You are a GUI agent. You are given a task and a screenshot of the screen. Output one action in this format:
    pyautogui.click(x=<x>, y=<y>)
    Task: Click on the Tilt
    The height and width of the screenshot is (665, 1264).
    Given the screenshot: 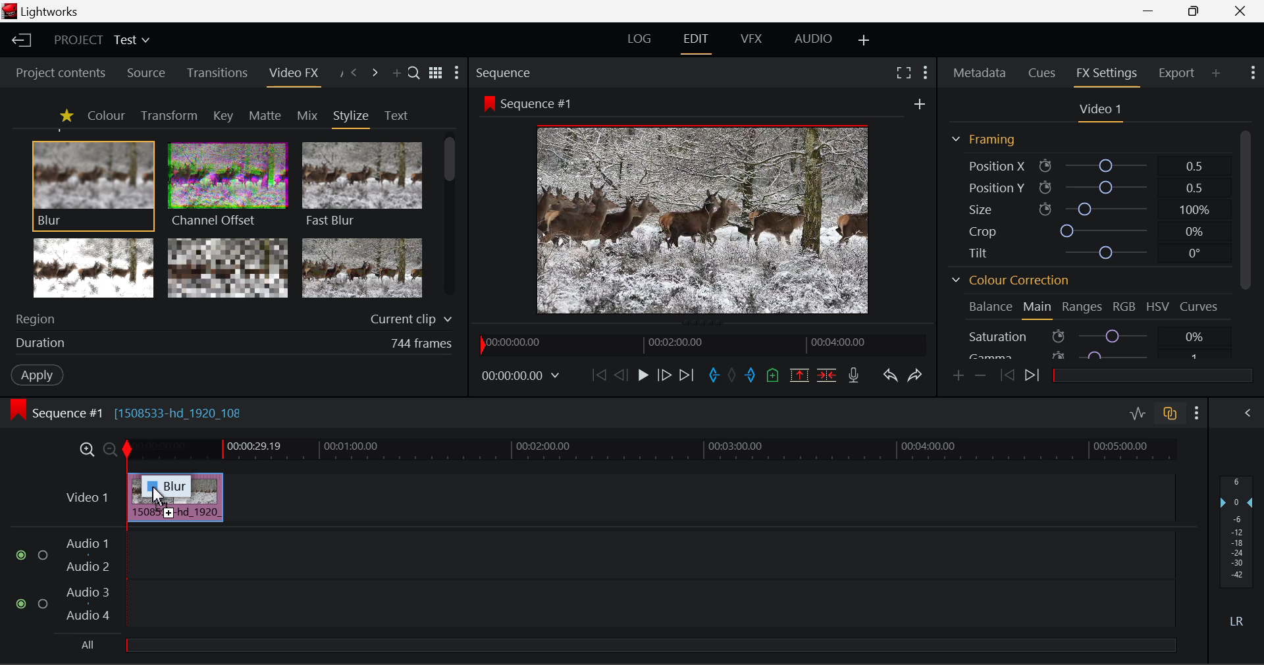 What is the action you would take?
    pyautogui.click(x=1083, y=254)
    